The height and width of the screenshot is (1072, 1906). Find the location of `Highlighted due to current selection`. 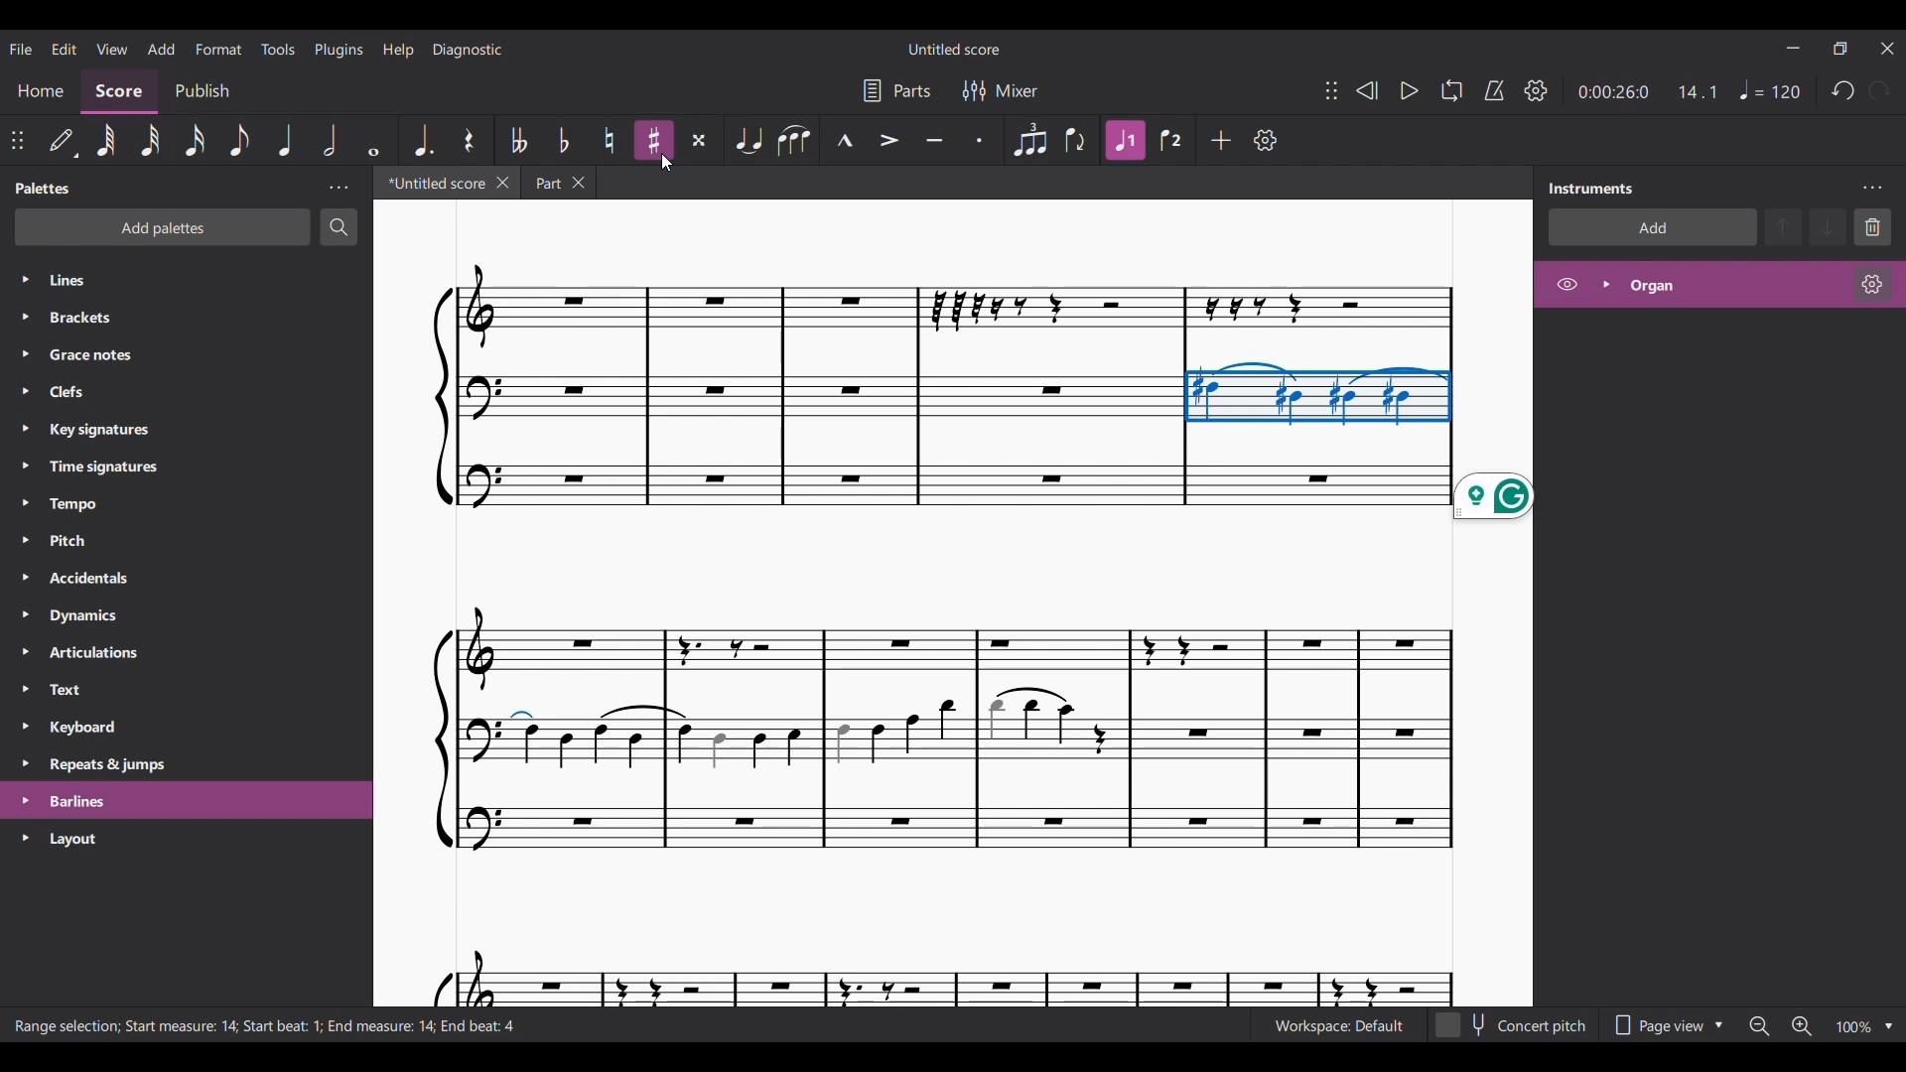

Highlighted due to current selection is located at coordinates (1126, 140).